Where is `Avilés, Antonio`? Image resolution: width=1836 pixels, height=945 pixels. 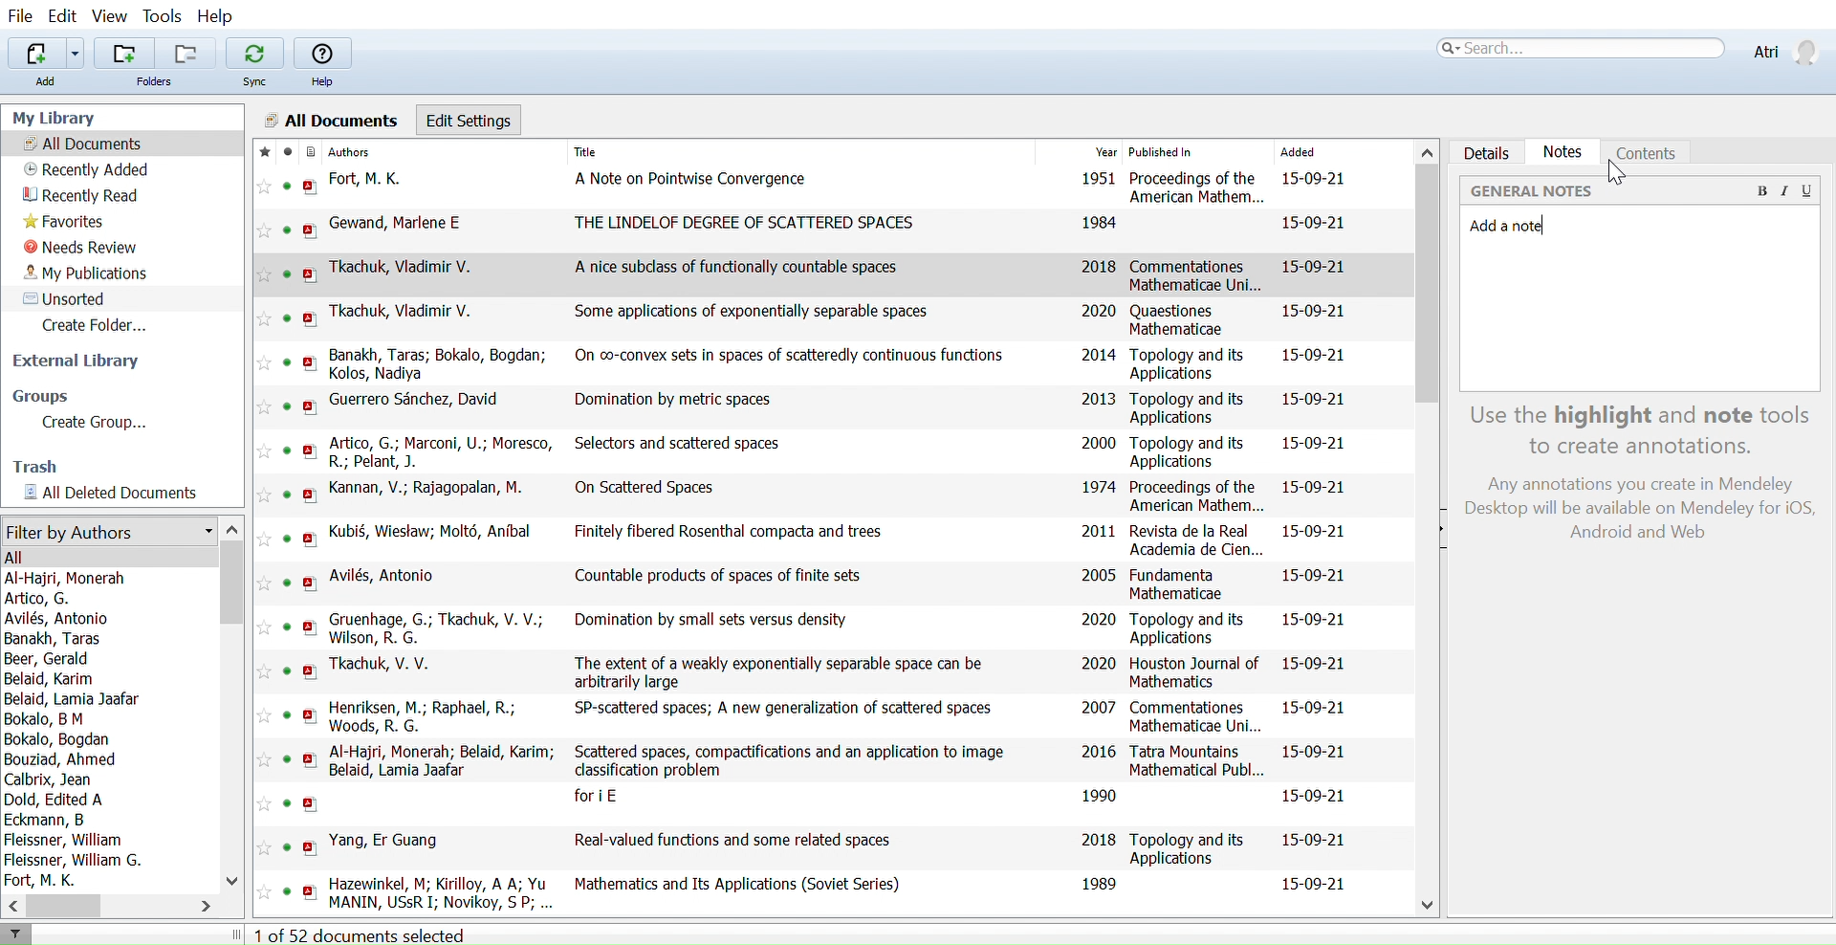
Avilés, Antonio is located at coordinates (382, 574).